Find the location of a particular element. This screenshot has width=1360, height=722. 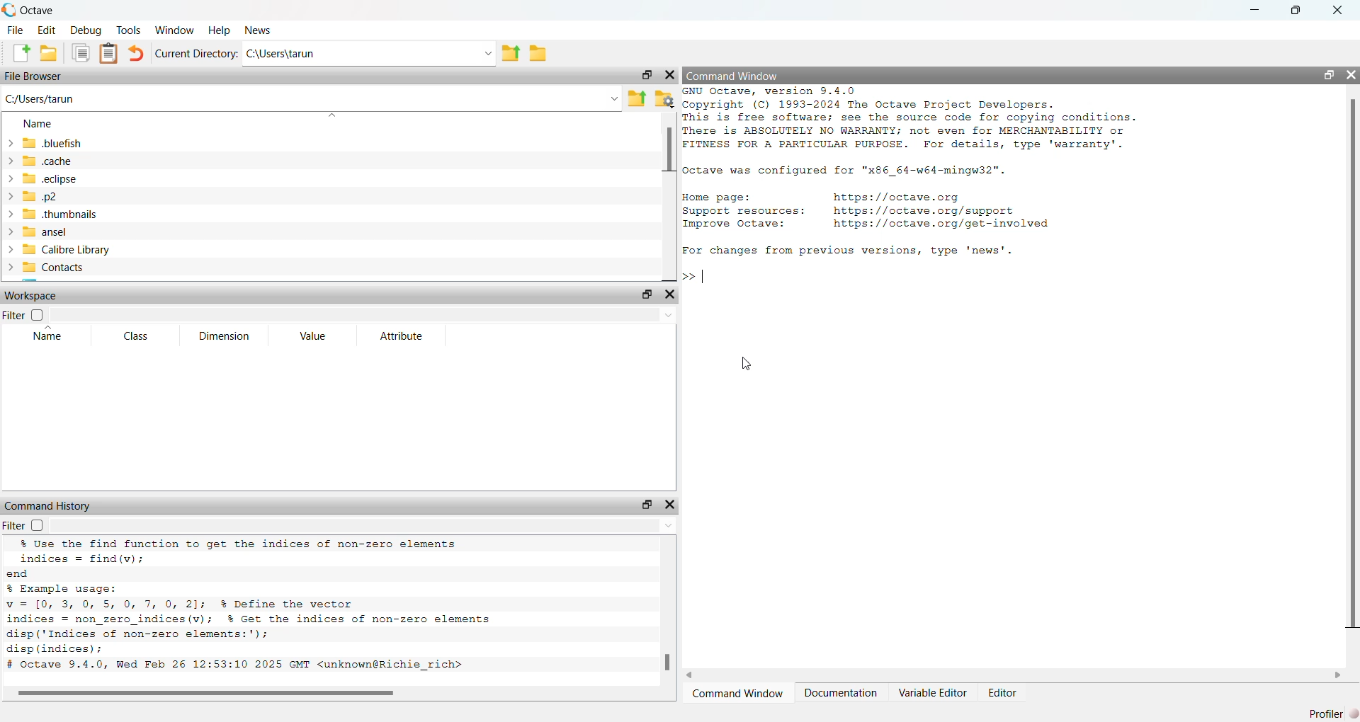

«cache is located at coordinates (38, 161).